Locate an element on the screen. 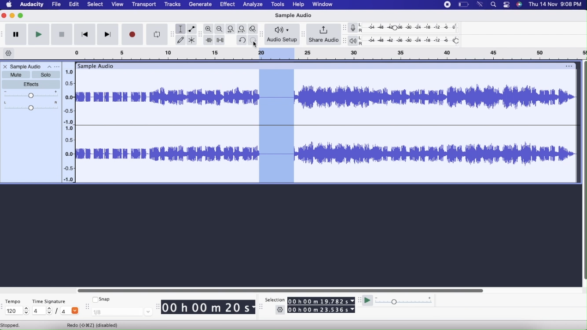 The image size is (587, 330). Click and drag to define a looping region is located at coordinates (276, 55).